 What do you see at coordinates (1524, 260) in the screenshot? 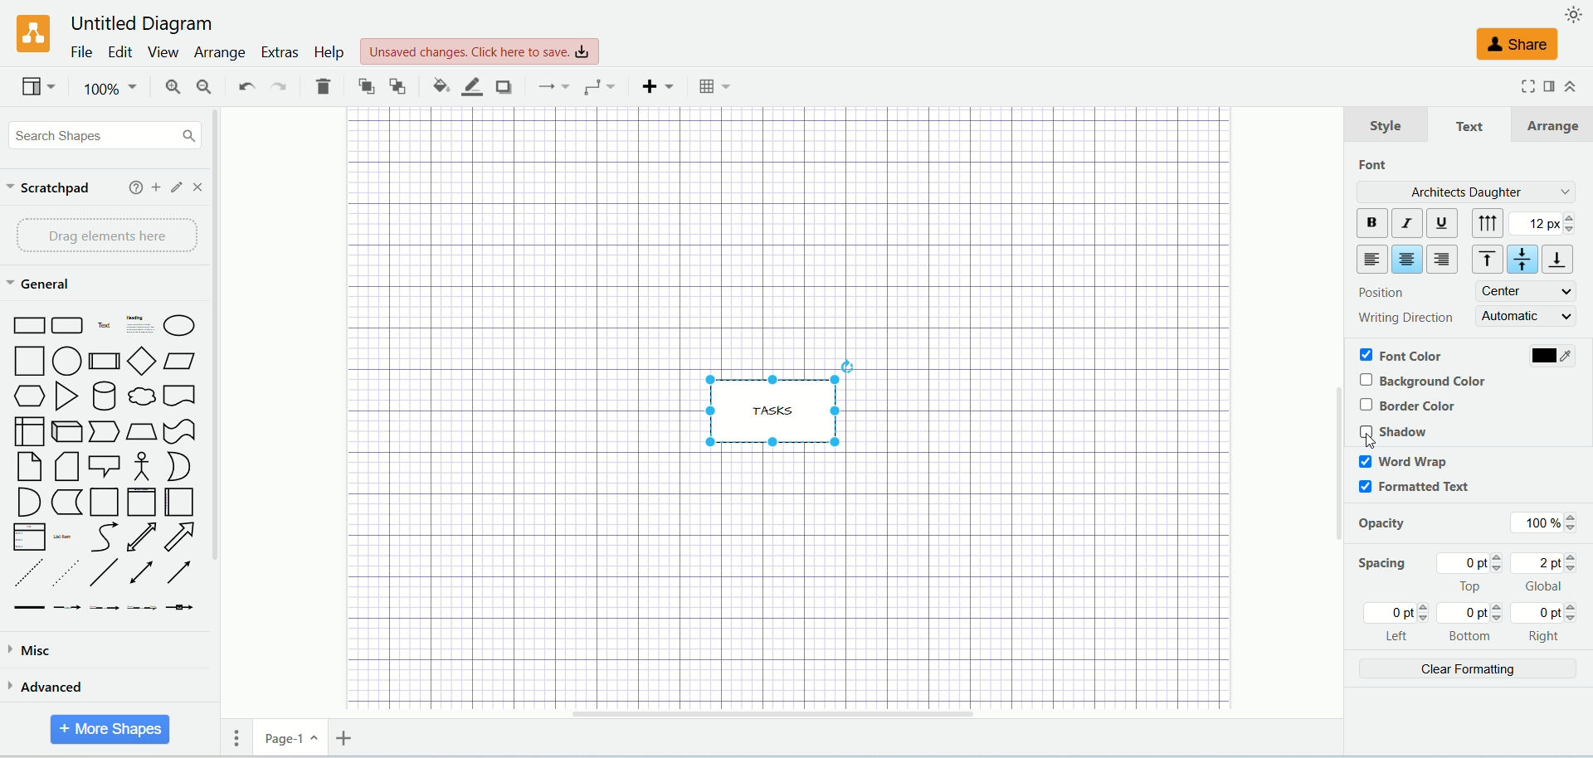
I see `middle` at bounding box center [1524, 260].